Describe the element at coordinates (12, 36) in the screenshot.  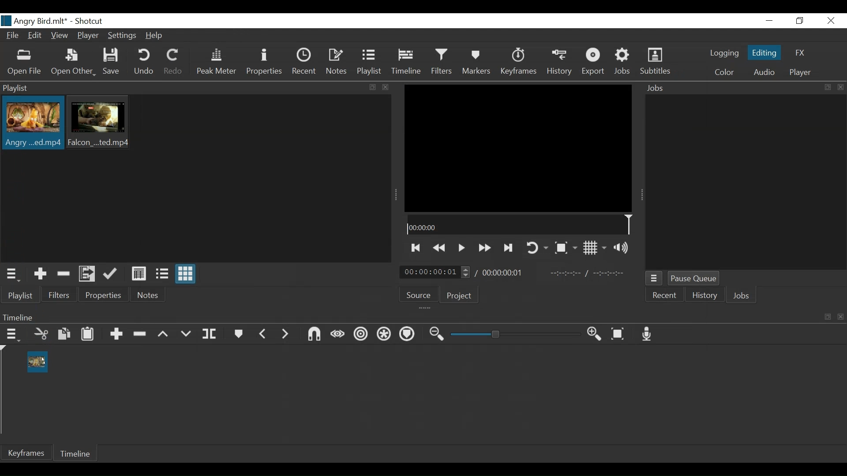
I see `File` at that location.